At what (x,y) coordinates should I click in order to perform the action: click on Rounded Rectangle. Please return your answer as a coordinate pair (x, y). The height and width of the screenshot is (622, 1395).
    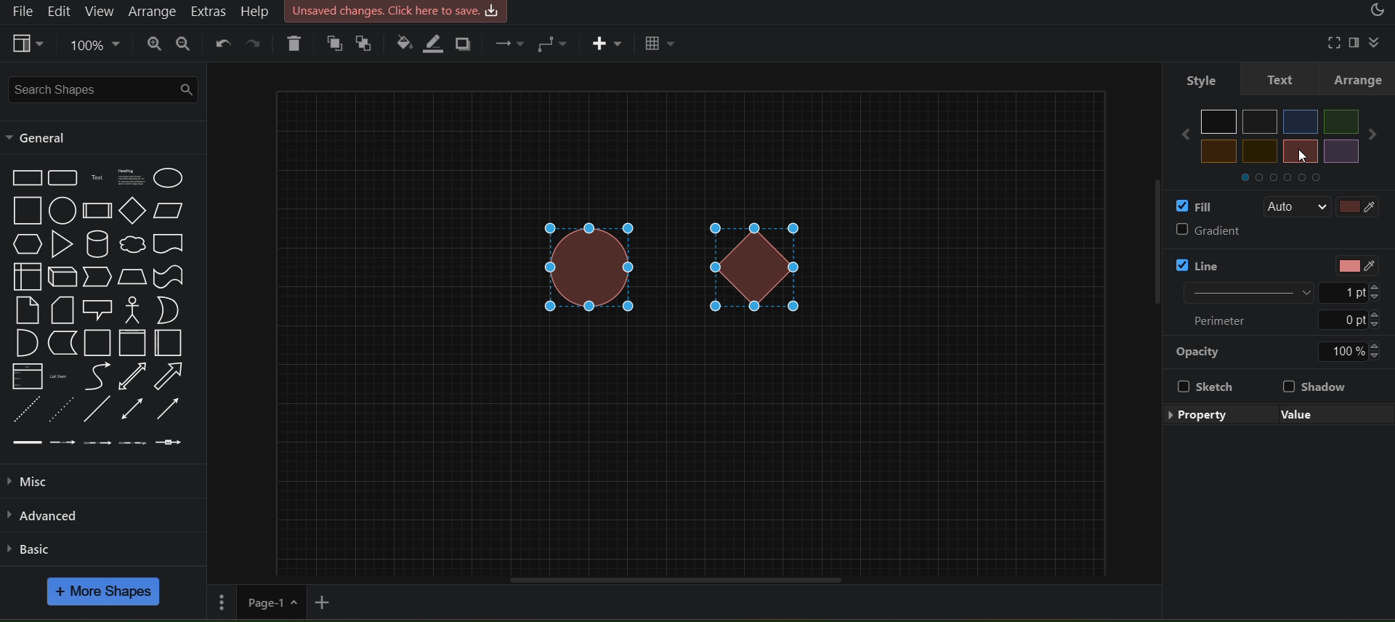
    Looking at the image, I should click on (64, 178).